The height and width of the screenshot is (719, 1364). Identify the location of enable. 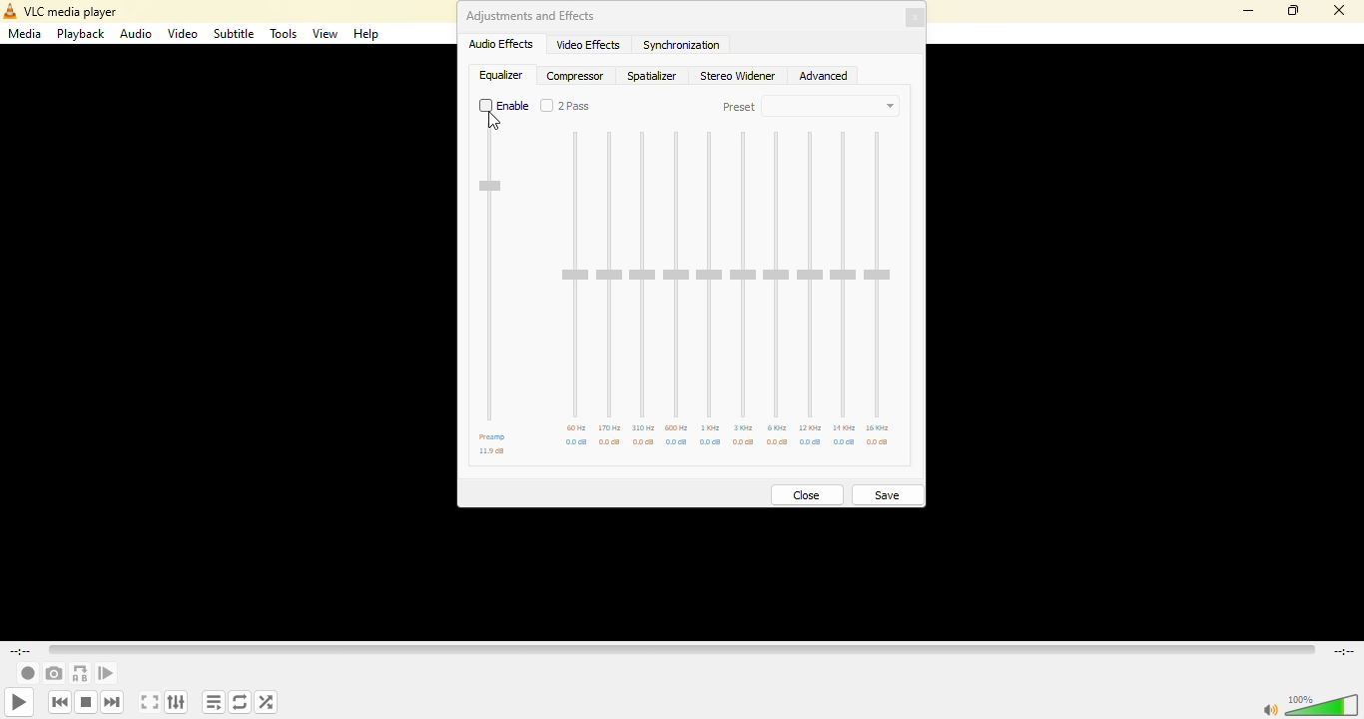
(505, 107).